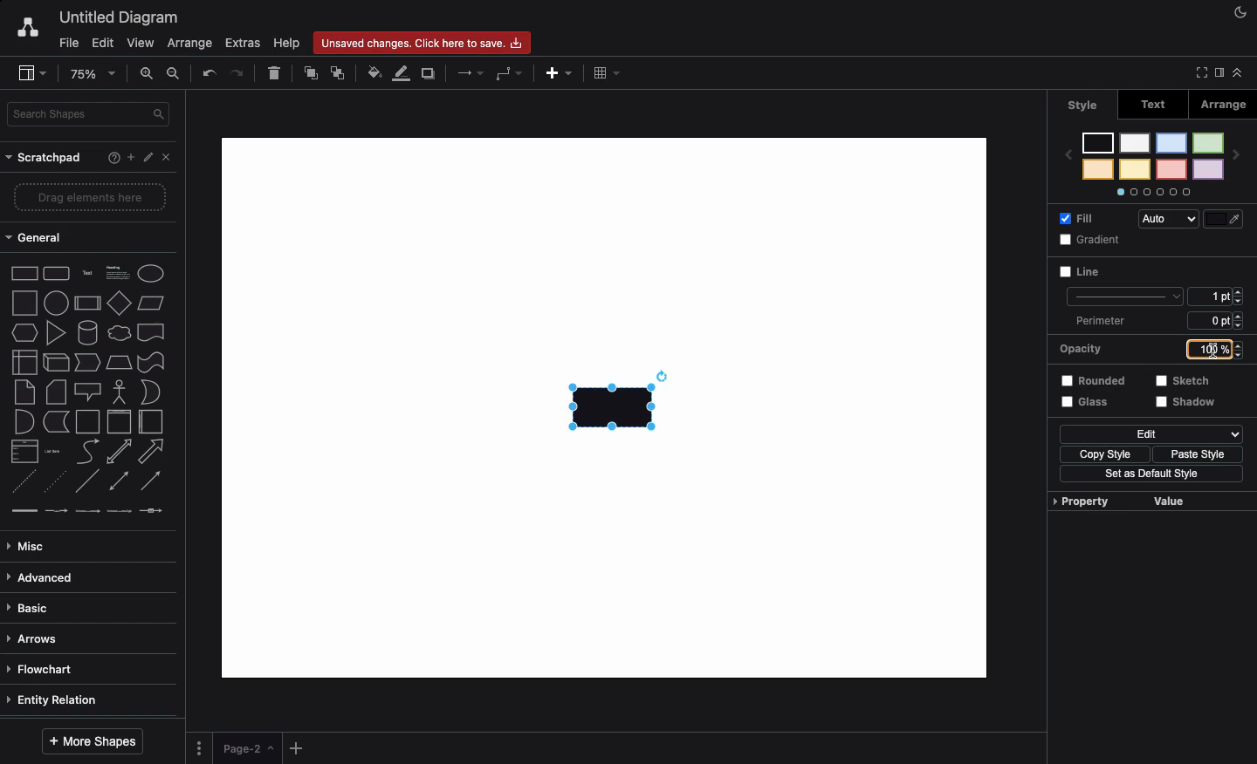  I want to click on Search in shapes, so click(92, 113).